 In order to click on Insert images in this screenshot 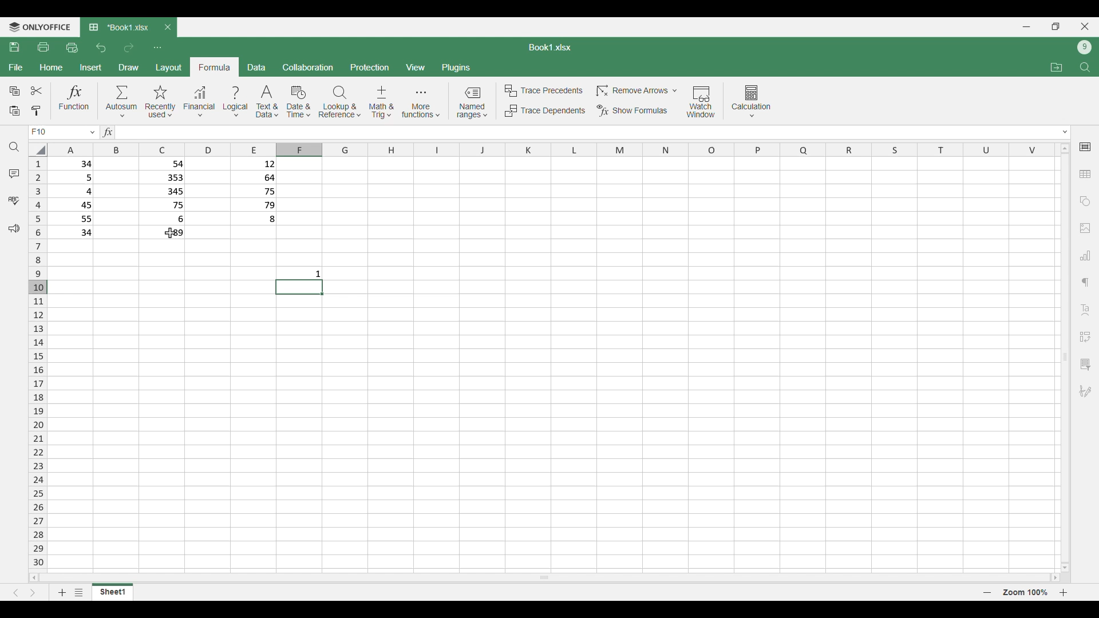, I will do `click(1085, 228)`.